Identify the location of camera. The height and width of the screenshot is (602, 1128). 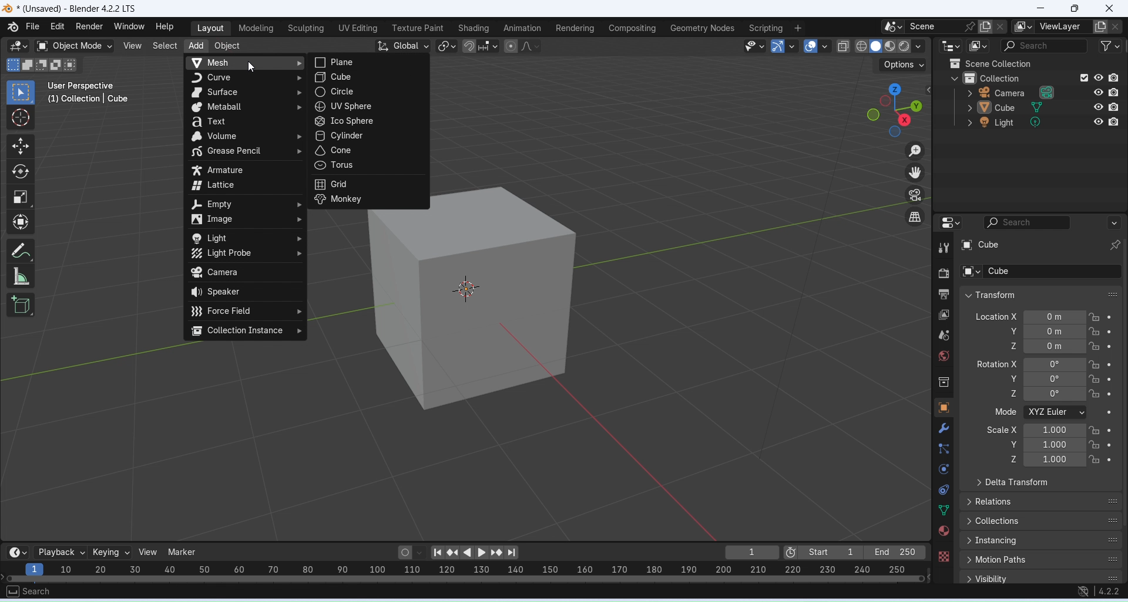
(244, 273).